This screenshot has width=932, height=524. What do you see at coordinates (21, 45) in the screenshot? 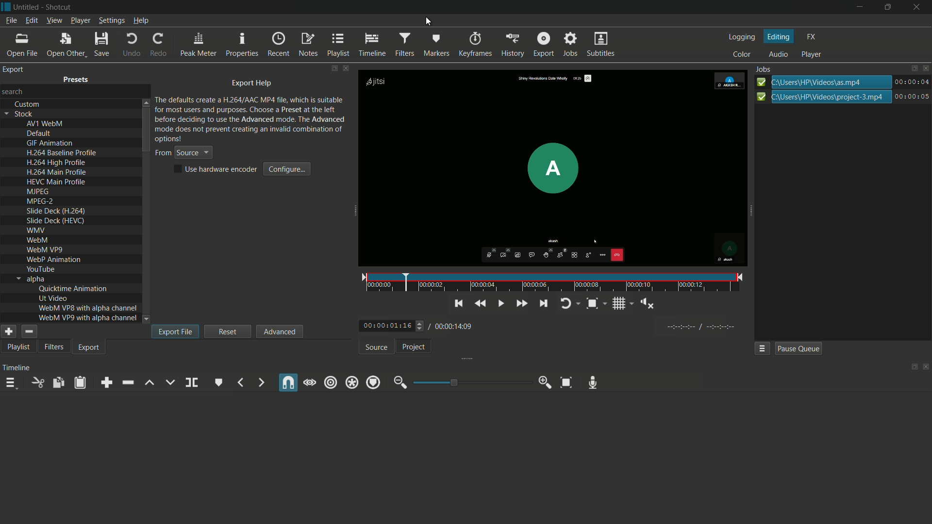
I see `open file` at bounding box center [21, 45].